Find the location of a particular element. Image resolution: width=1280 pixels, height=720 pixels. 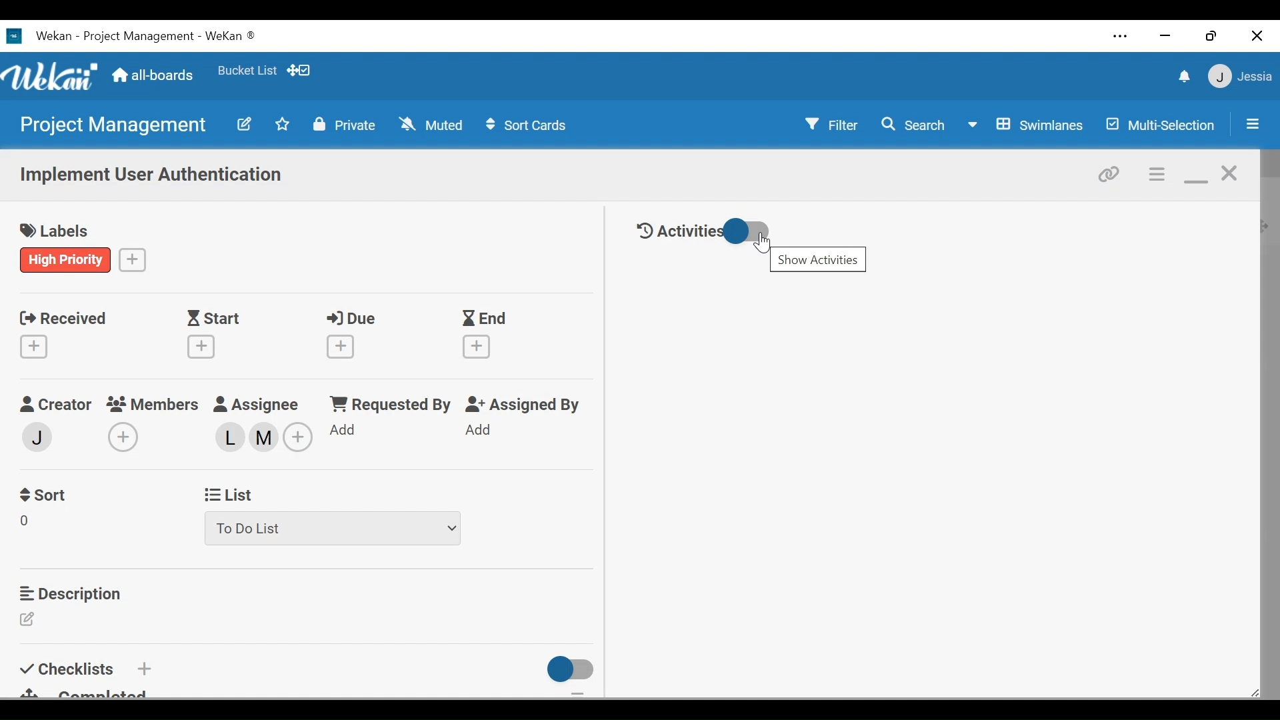

Received Date is located at coordinates (62, 315).